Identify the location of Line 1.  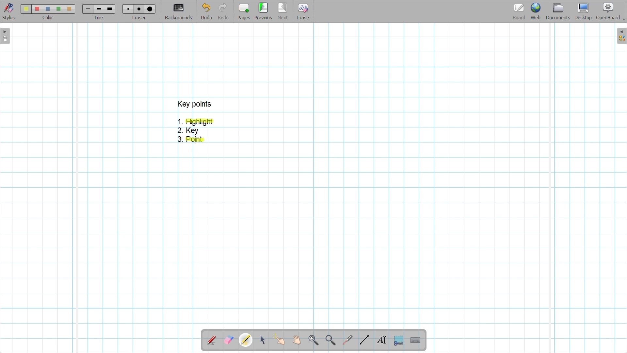
(87, 9).